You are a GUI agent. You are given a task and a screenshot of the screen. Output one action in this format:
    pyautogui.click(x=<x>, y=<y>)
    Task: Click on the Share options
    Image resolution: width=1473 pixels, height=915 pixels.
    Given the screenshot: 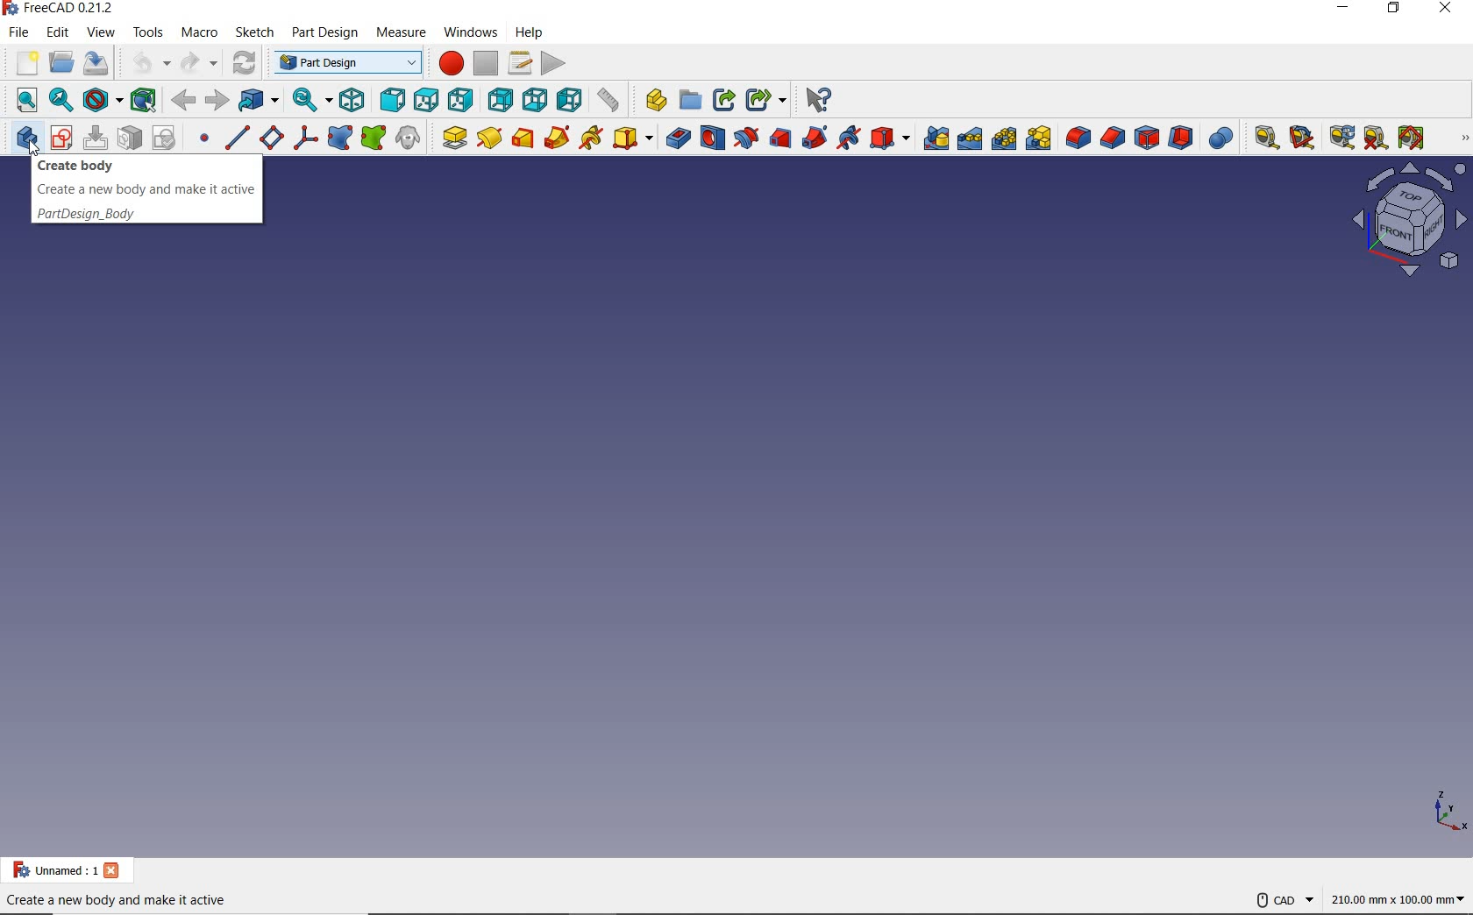 What is the action you would take?
    pyautogui.click(x=765, y=100)
    